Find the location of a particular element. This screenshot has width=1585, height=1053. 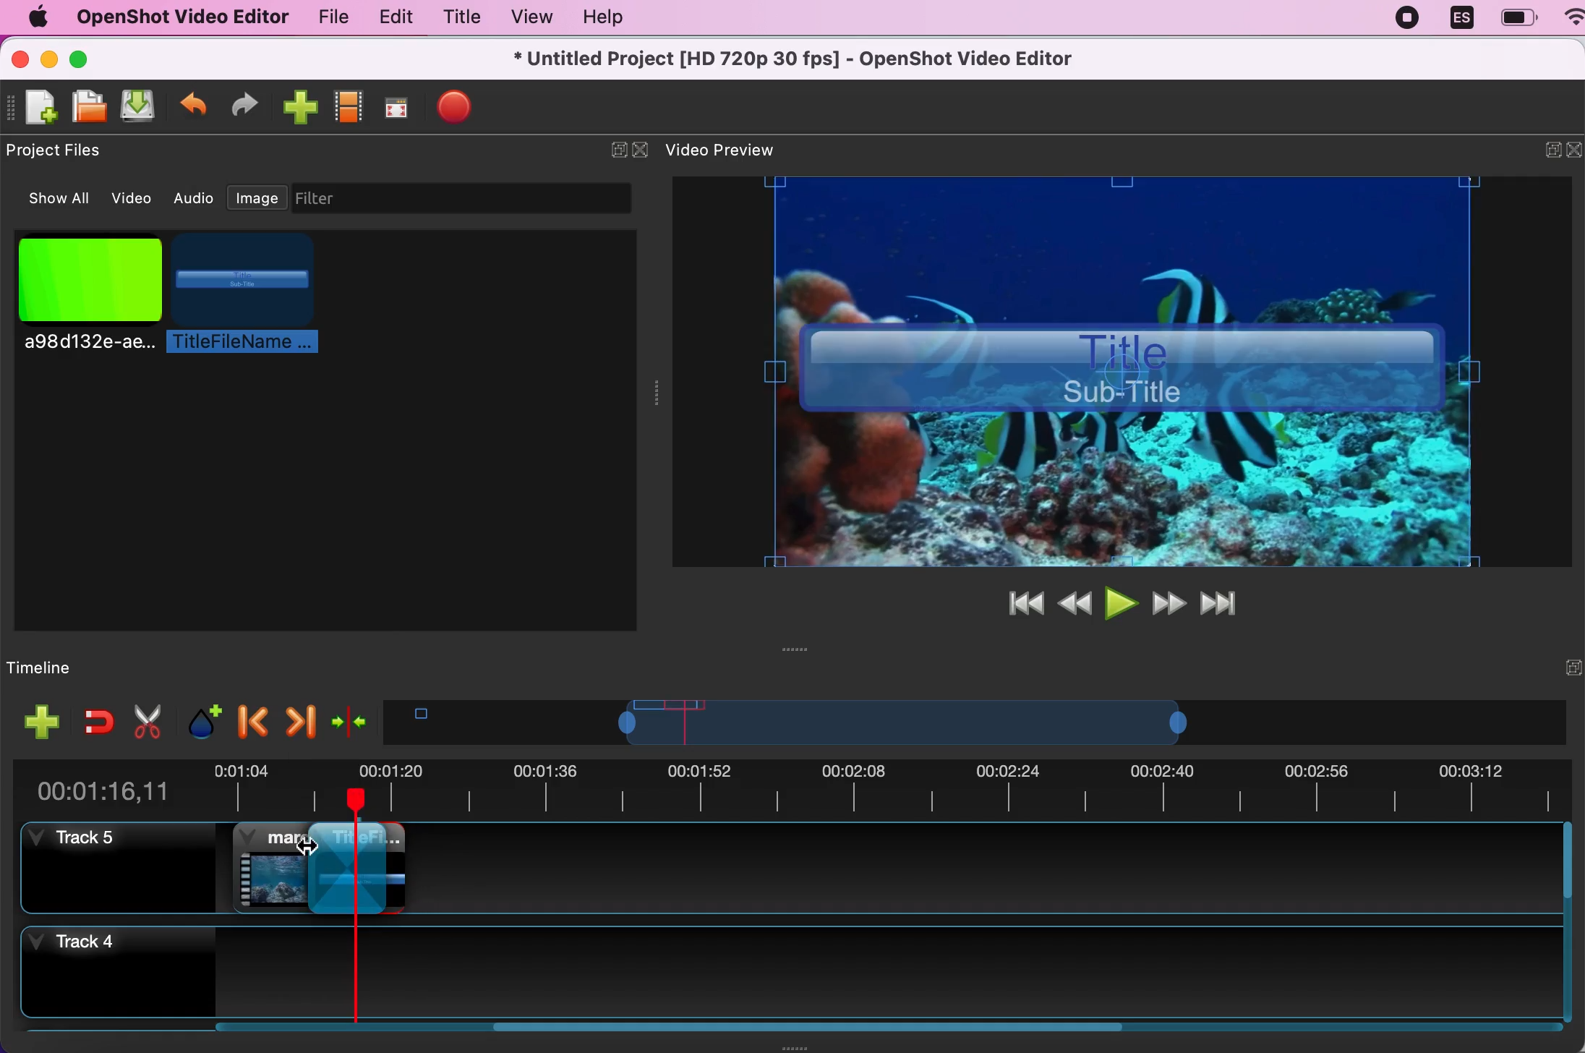

project files is located at coordinates (61, 151).